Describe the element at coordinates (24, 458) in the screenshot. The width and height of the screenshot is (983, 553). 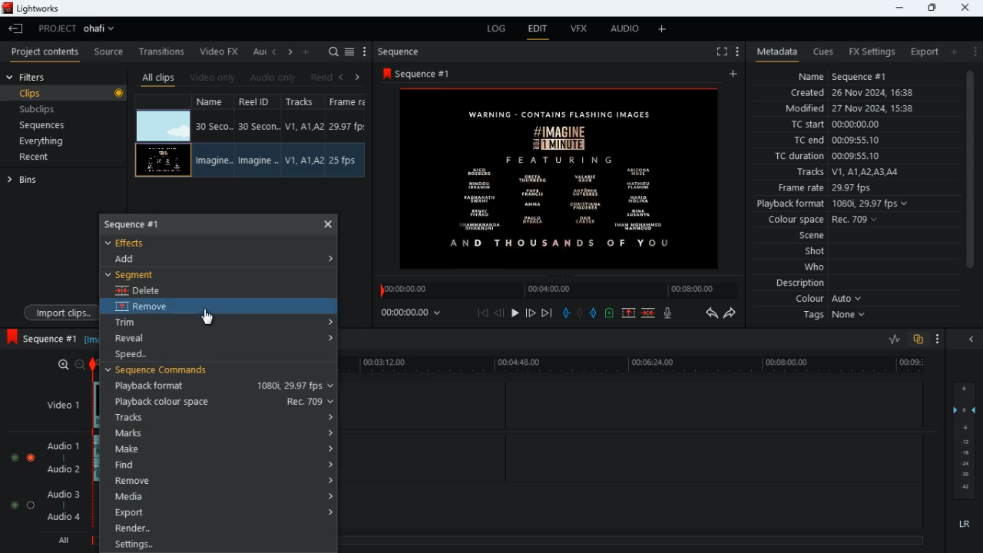
I see `audio selection buttons` at that location.